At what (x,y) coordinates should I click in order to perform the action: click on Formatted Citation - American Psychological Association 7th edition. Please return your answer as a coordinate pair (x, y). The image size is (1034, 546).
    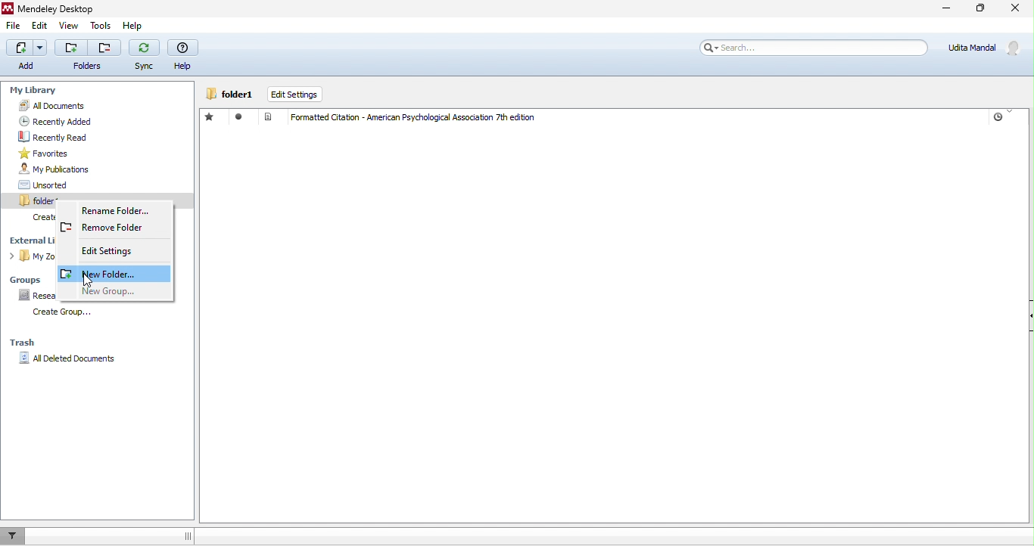
    Looking at the image, I should click on (413, 118).